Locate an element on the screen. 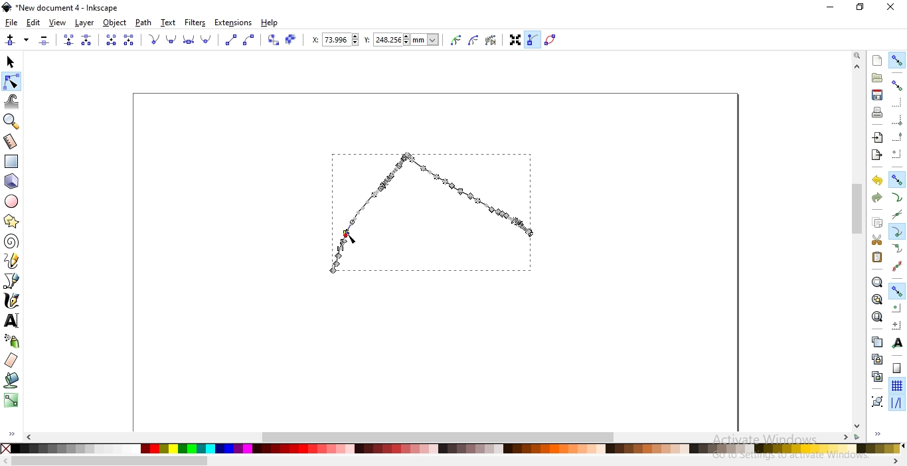 The image size is (907, 466). create a document is located at coordinates (878, 60).